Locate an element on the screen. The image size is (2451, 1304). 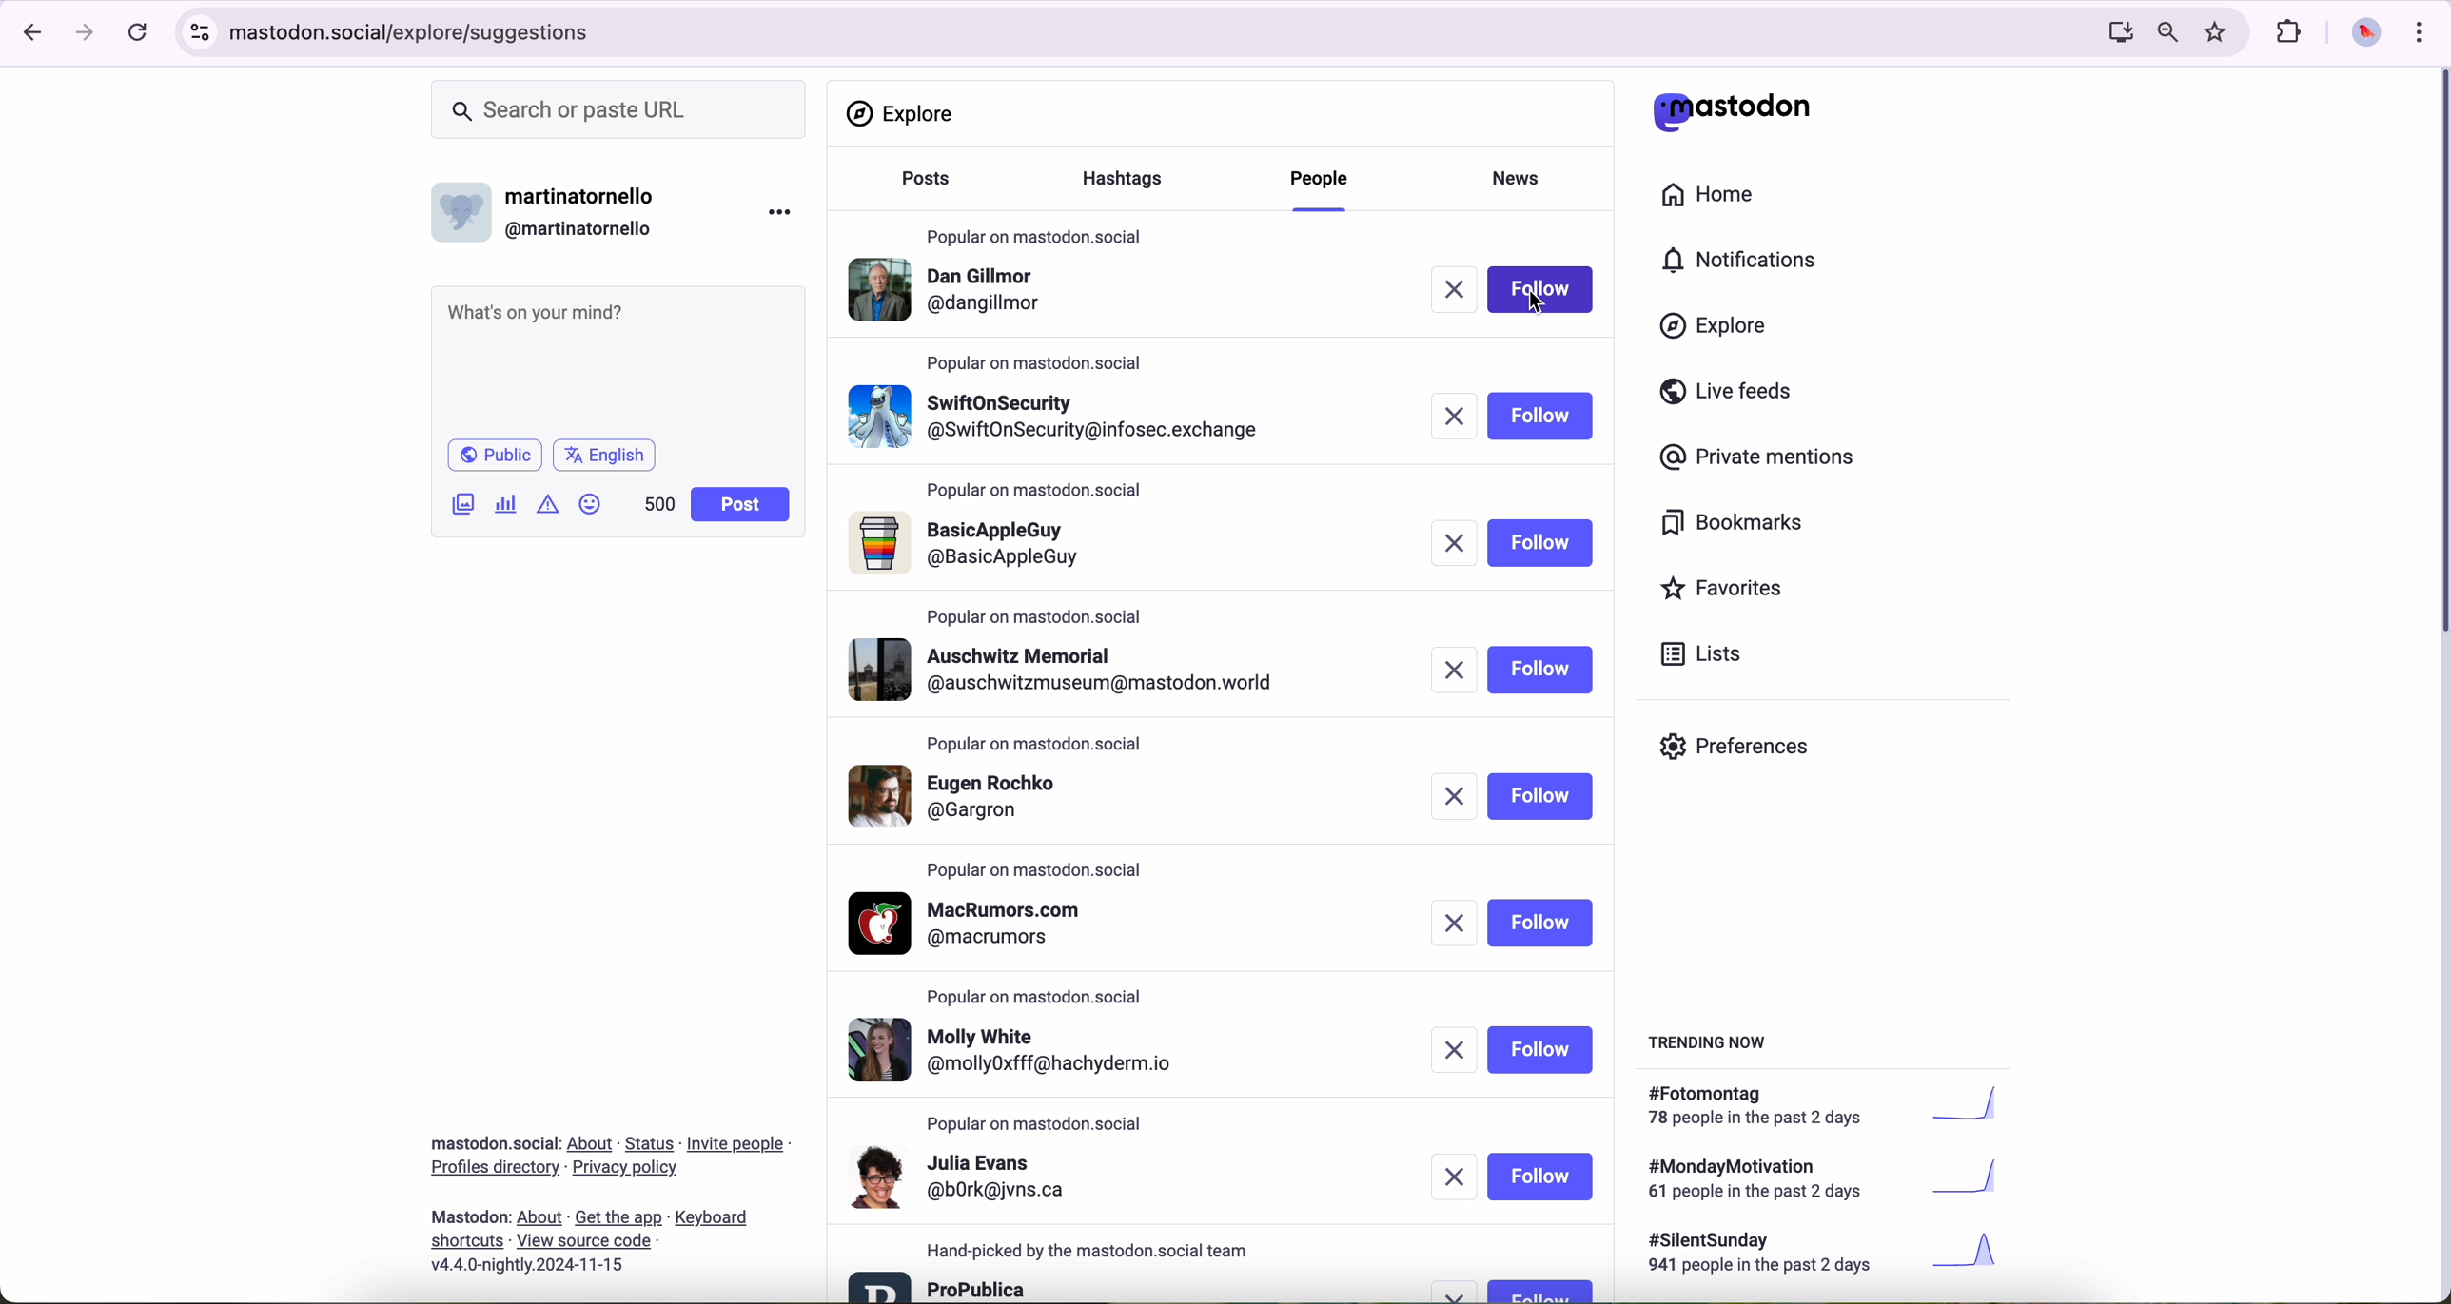
live feeds is located at coordinates (1733, 396).